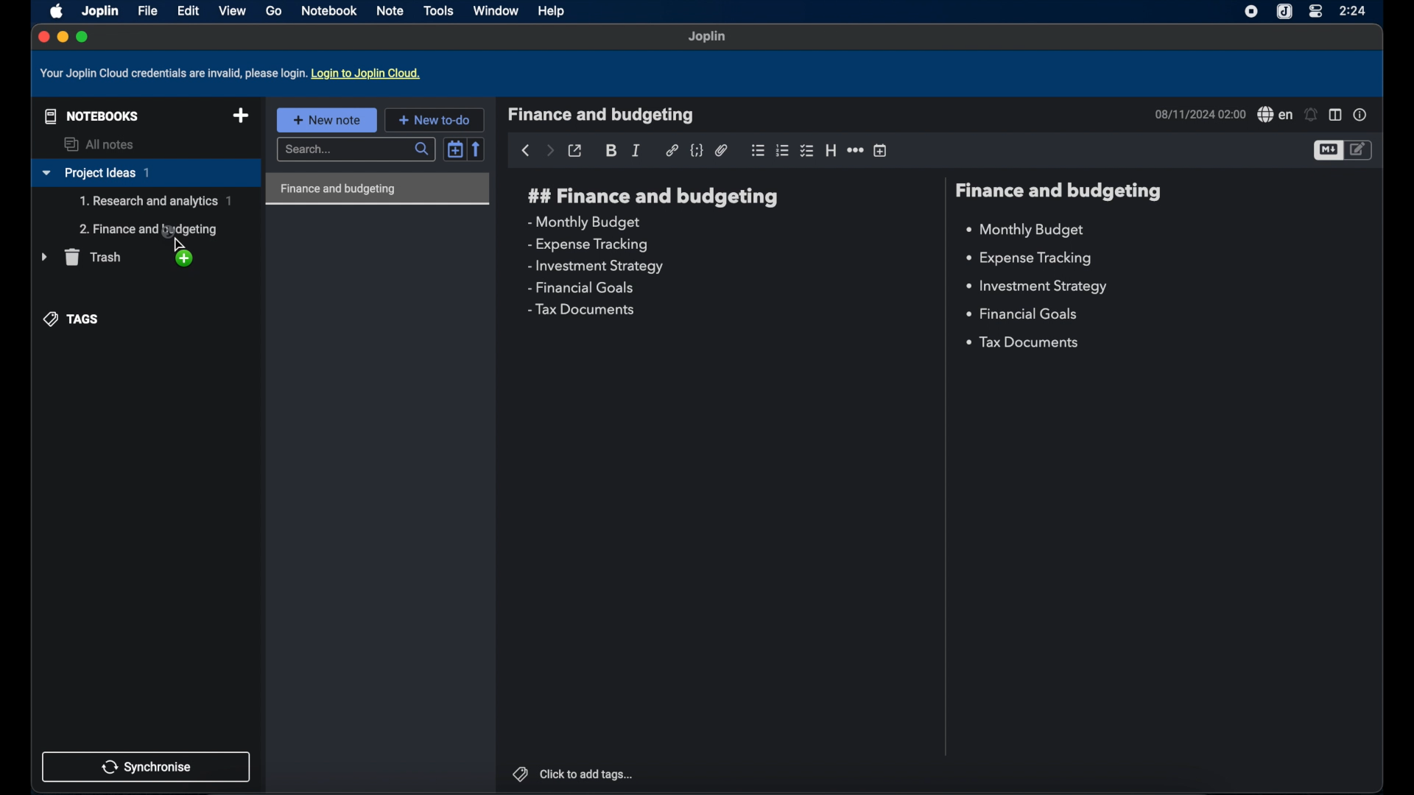 The width and height of the screenshot is (1414, 795). Describe the element at coordinates (1029, 259) in the screenshot. I see `expense tracking` at that location.